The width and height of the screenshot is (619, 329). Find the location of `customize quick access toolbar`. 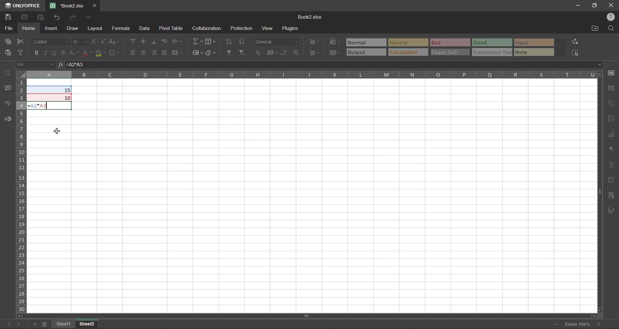

customize quick access toolbar is located at coordinates (90, 17).